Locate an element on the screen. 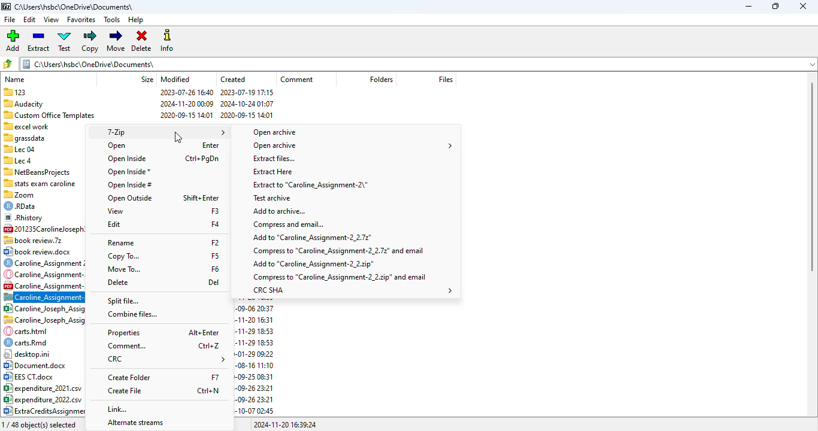  shortcut for properties is located at coordinates (204, 332).